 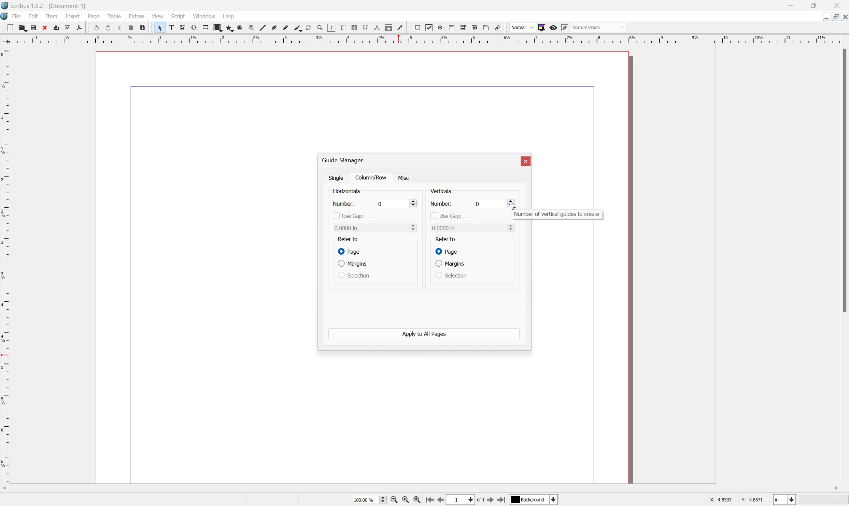 What do you see at coordinates (464, 27) in the screenshot?
I see `pdf combo box` at bounding box center [464, 27].